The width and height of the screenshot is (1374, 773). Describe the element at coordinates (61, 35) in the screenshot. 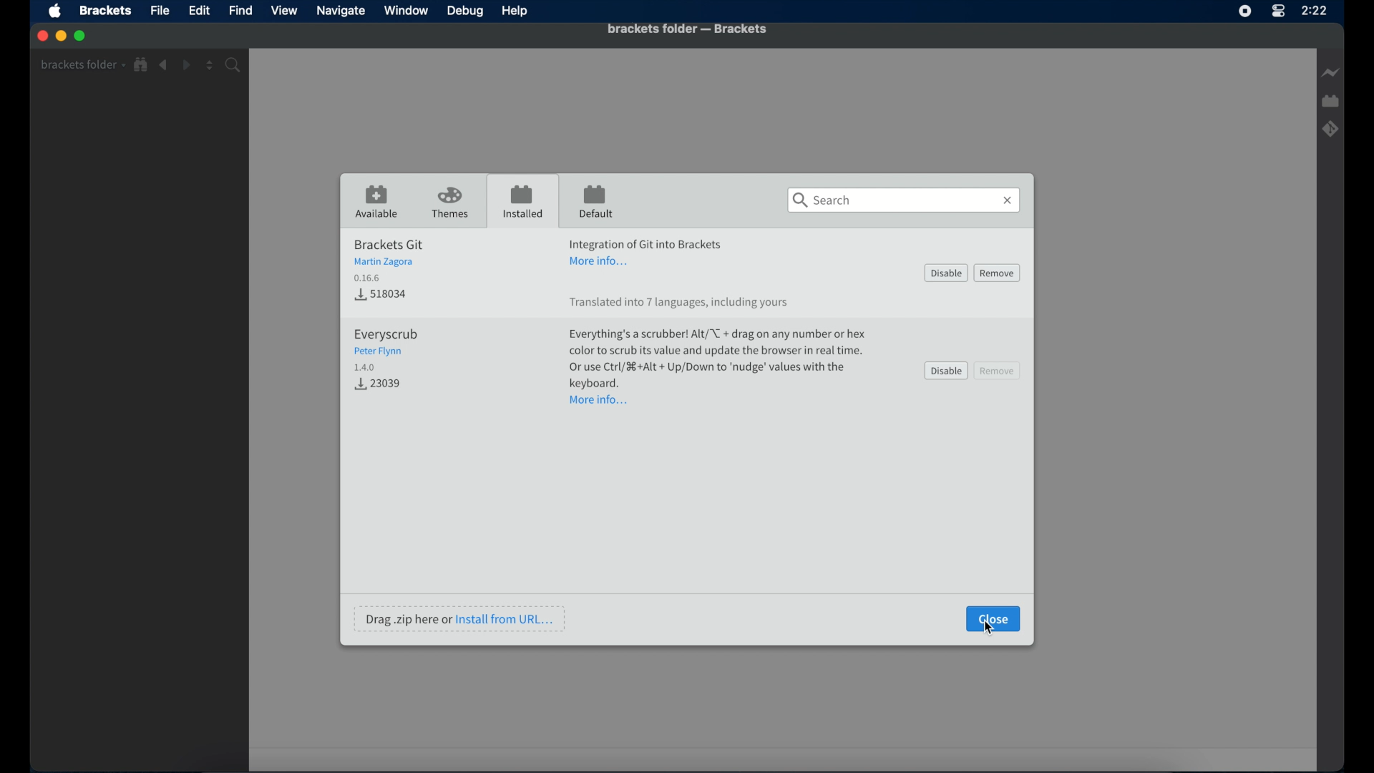

I see `minimize` at that location.